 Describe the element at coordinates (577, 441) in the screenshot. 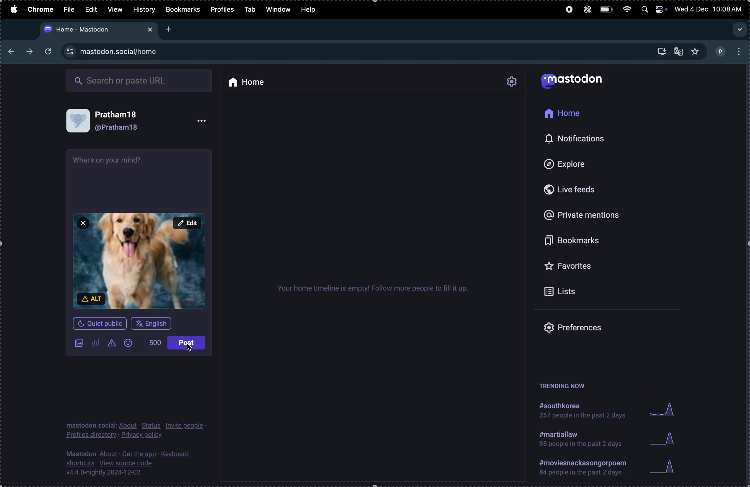

I see `#martial law` at that location.